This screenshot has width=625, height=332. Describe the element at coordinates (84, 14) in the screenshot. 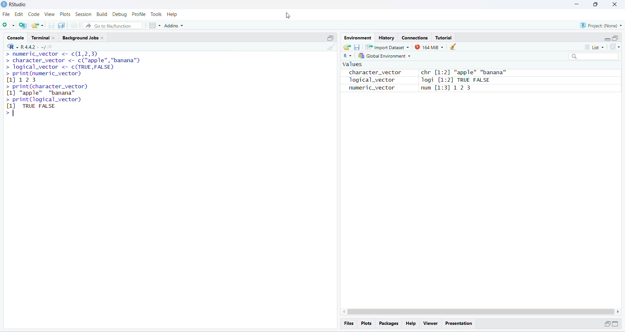

I see `Session` at that location.